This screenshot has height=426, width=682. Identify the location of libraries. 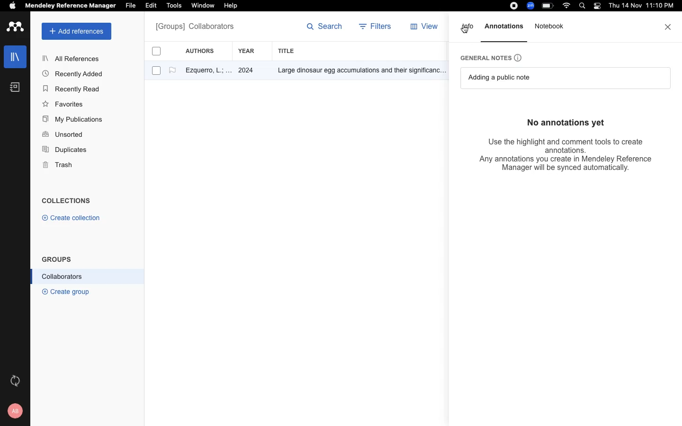
(14, 56).